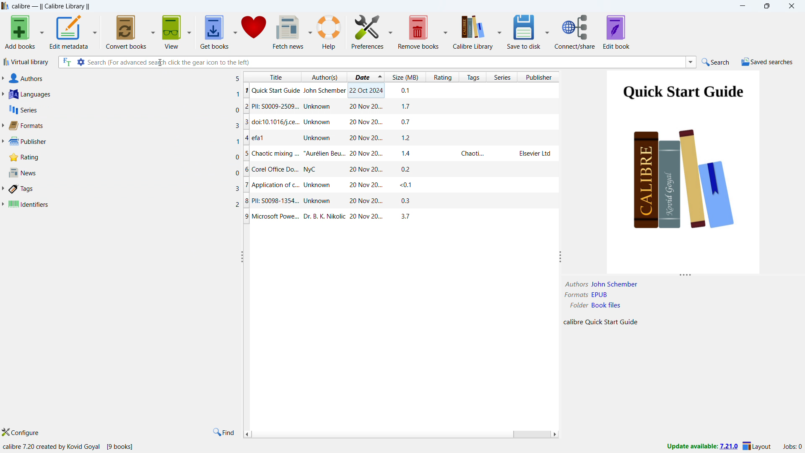 The width and height of the screenshot is (805, 453). What do you see at coordinates (767, 62) in the screenshot?
I see `saved searches menu` at bounding box center [767, 62].